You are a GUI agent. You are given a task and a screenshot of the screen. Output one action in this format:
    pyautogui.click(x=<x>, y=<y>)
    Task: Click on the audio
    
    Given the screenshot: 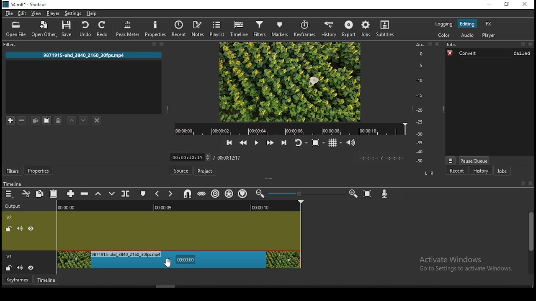 What is the action you would take?
    pyautogui.click(x=468, y=36)
    